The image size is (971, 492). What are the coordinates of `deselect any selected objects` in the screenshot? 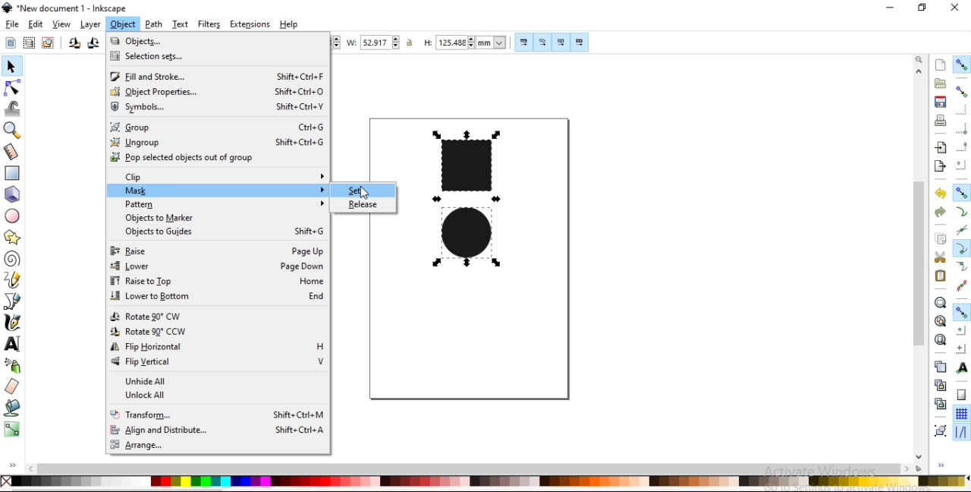 It's located at (50, 43).